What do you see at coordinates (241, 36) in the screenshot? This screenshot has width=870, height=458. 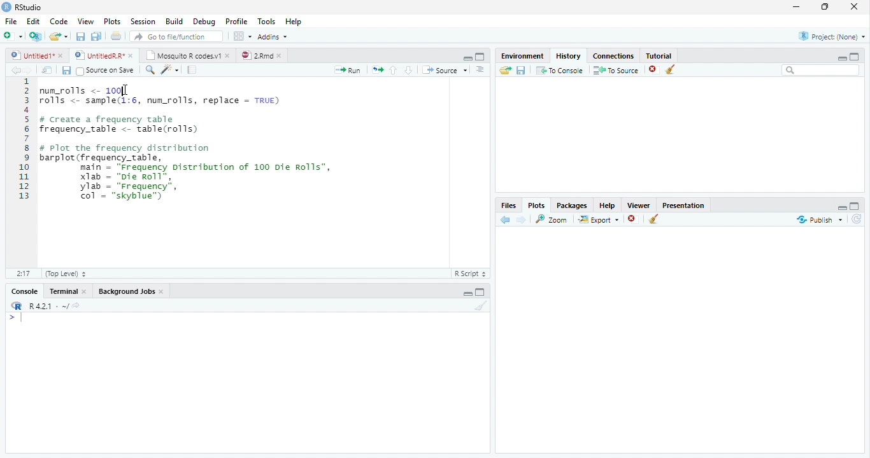 I see `Workspace panes` at bounding box center [241, 36].